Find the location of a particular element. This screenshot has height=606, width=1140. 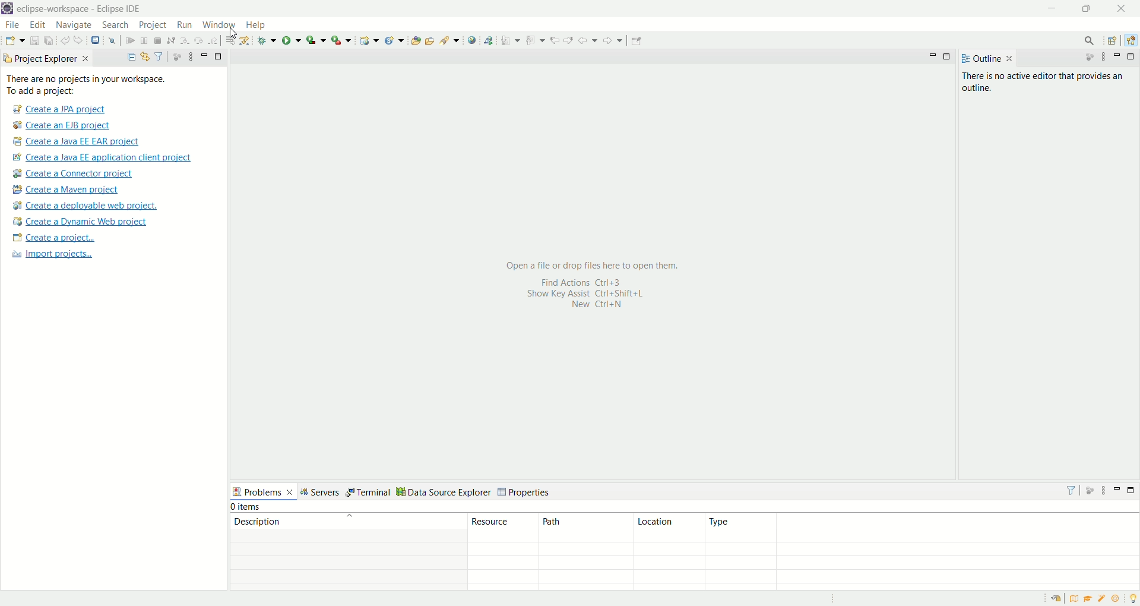

back is located at coordinates (588, 40).